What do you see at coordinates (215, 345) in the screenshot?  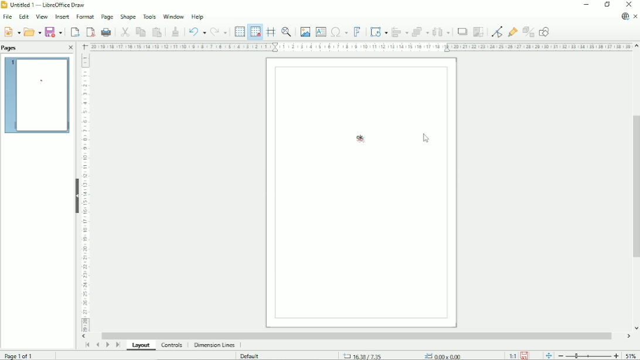 I see `Dimension lines` at bounding box center [215, 345].